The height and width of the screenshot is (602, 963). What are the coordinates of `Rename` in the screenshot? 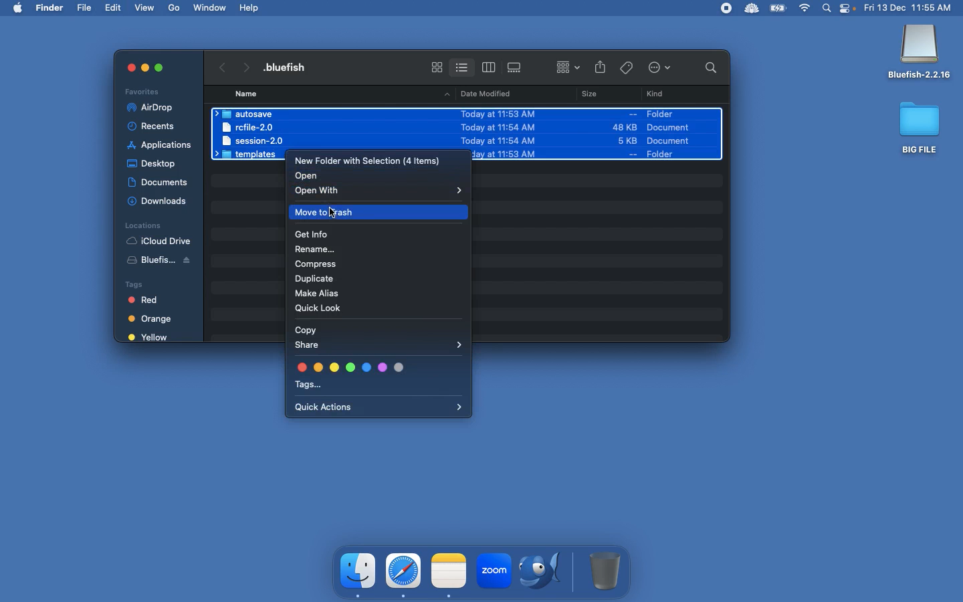 It's located at (318, 251).